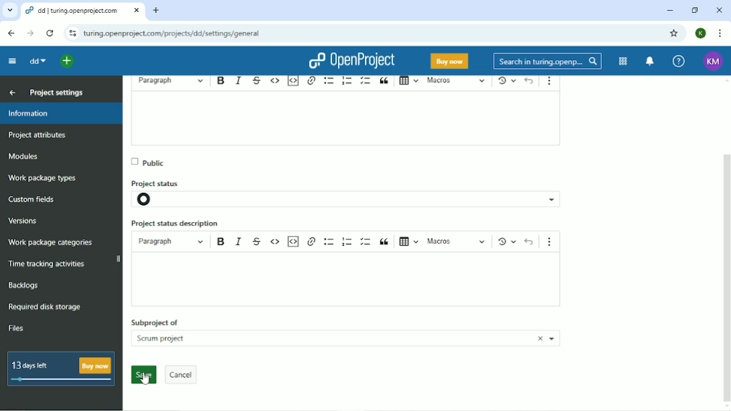 This screenshot has height=411, width=731. I want to click on Insert code snippet, so click(293, 81).